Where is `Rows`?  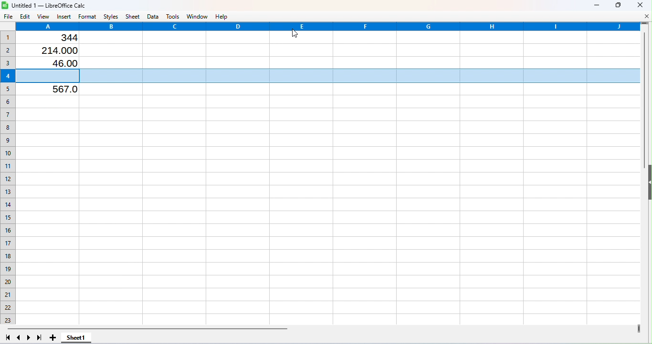
Rows is located at coordinates (8, 175).